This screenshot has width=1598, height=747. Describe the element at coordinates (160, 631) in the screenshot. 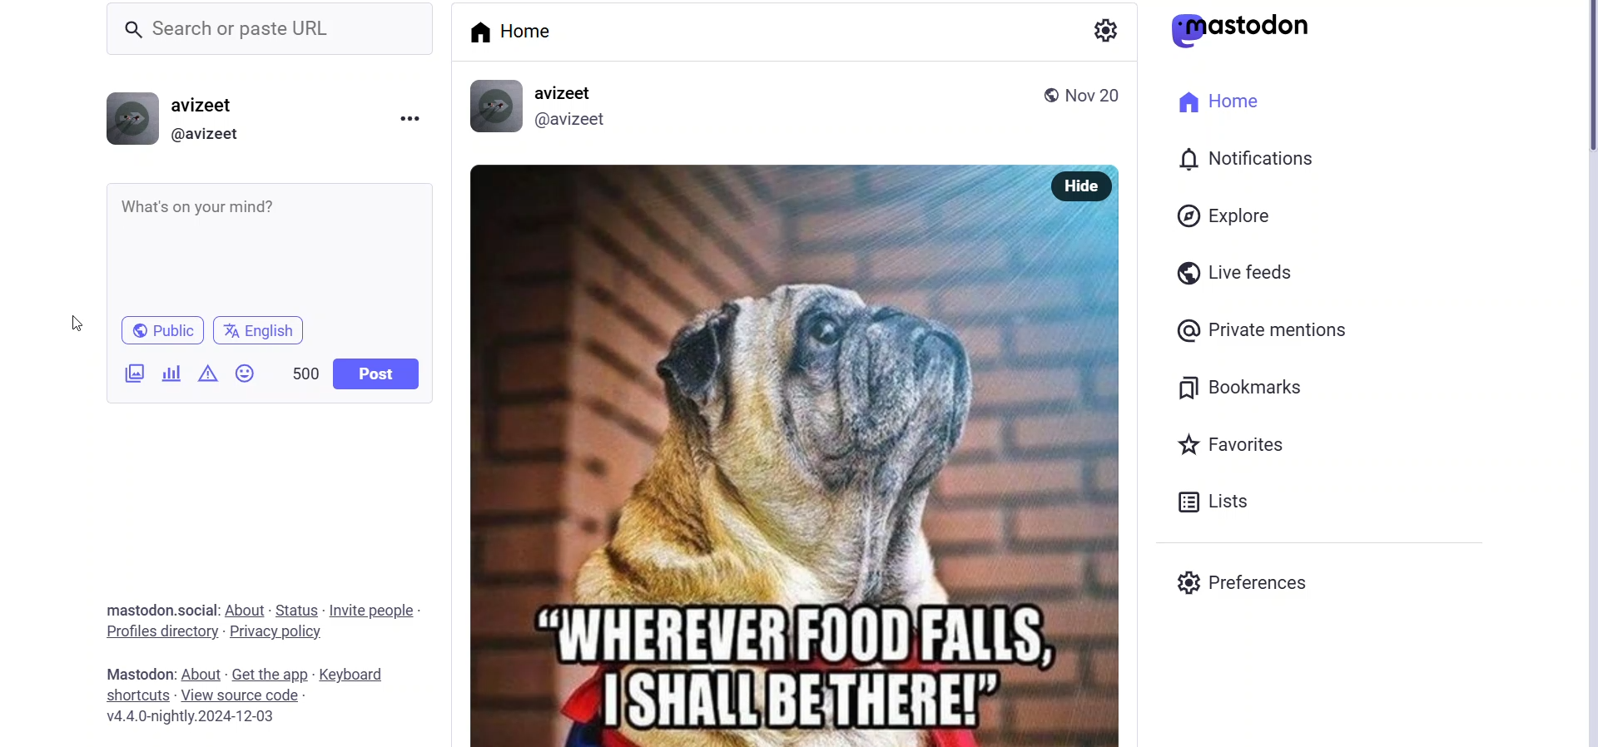

I see `profiles directory` at that location.